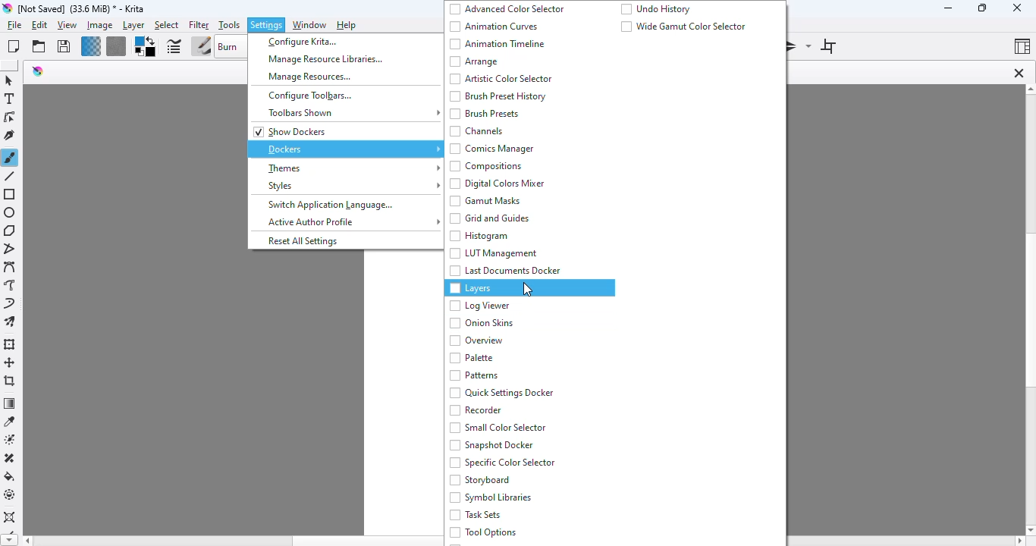  What do you see at coordinates (498, 44) in the screenshot?
I see `animation timeline` at bounding box center [498, 44].